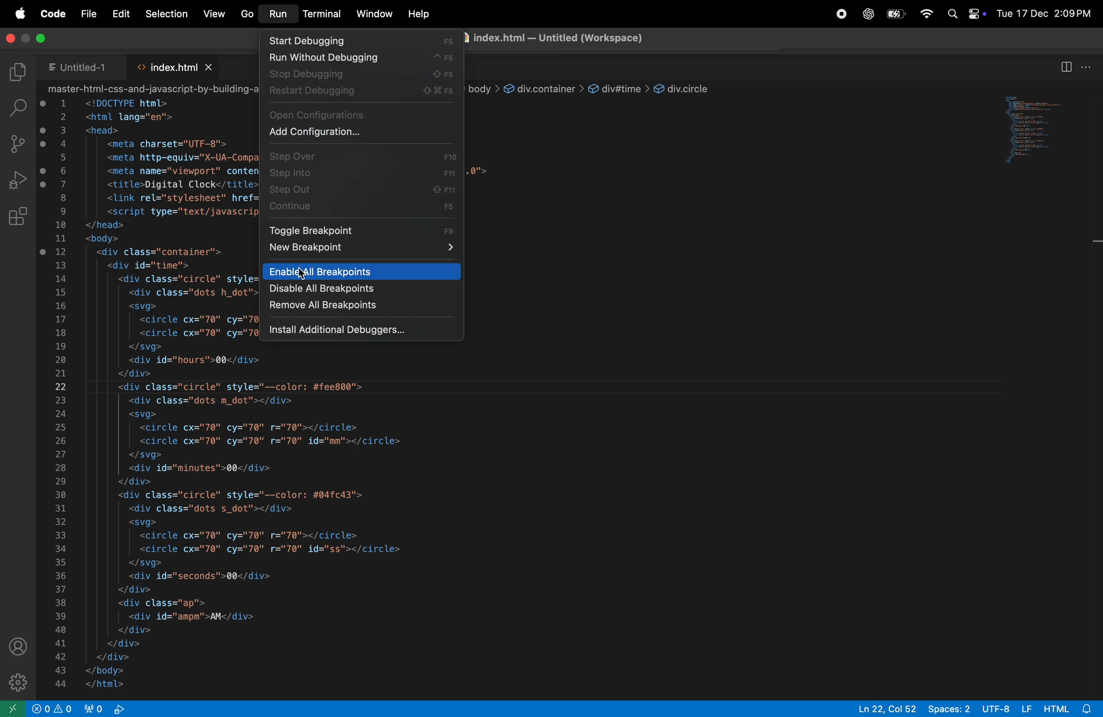 Image resolution: width=1103 pixels, height=717 pixels. What do you see at coordinates (120, 709) in the screenshot?
I see `no live ports forwarded` at bounding box center [120, 709].